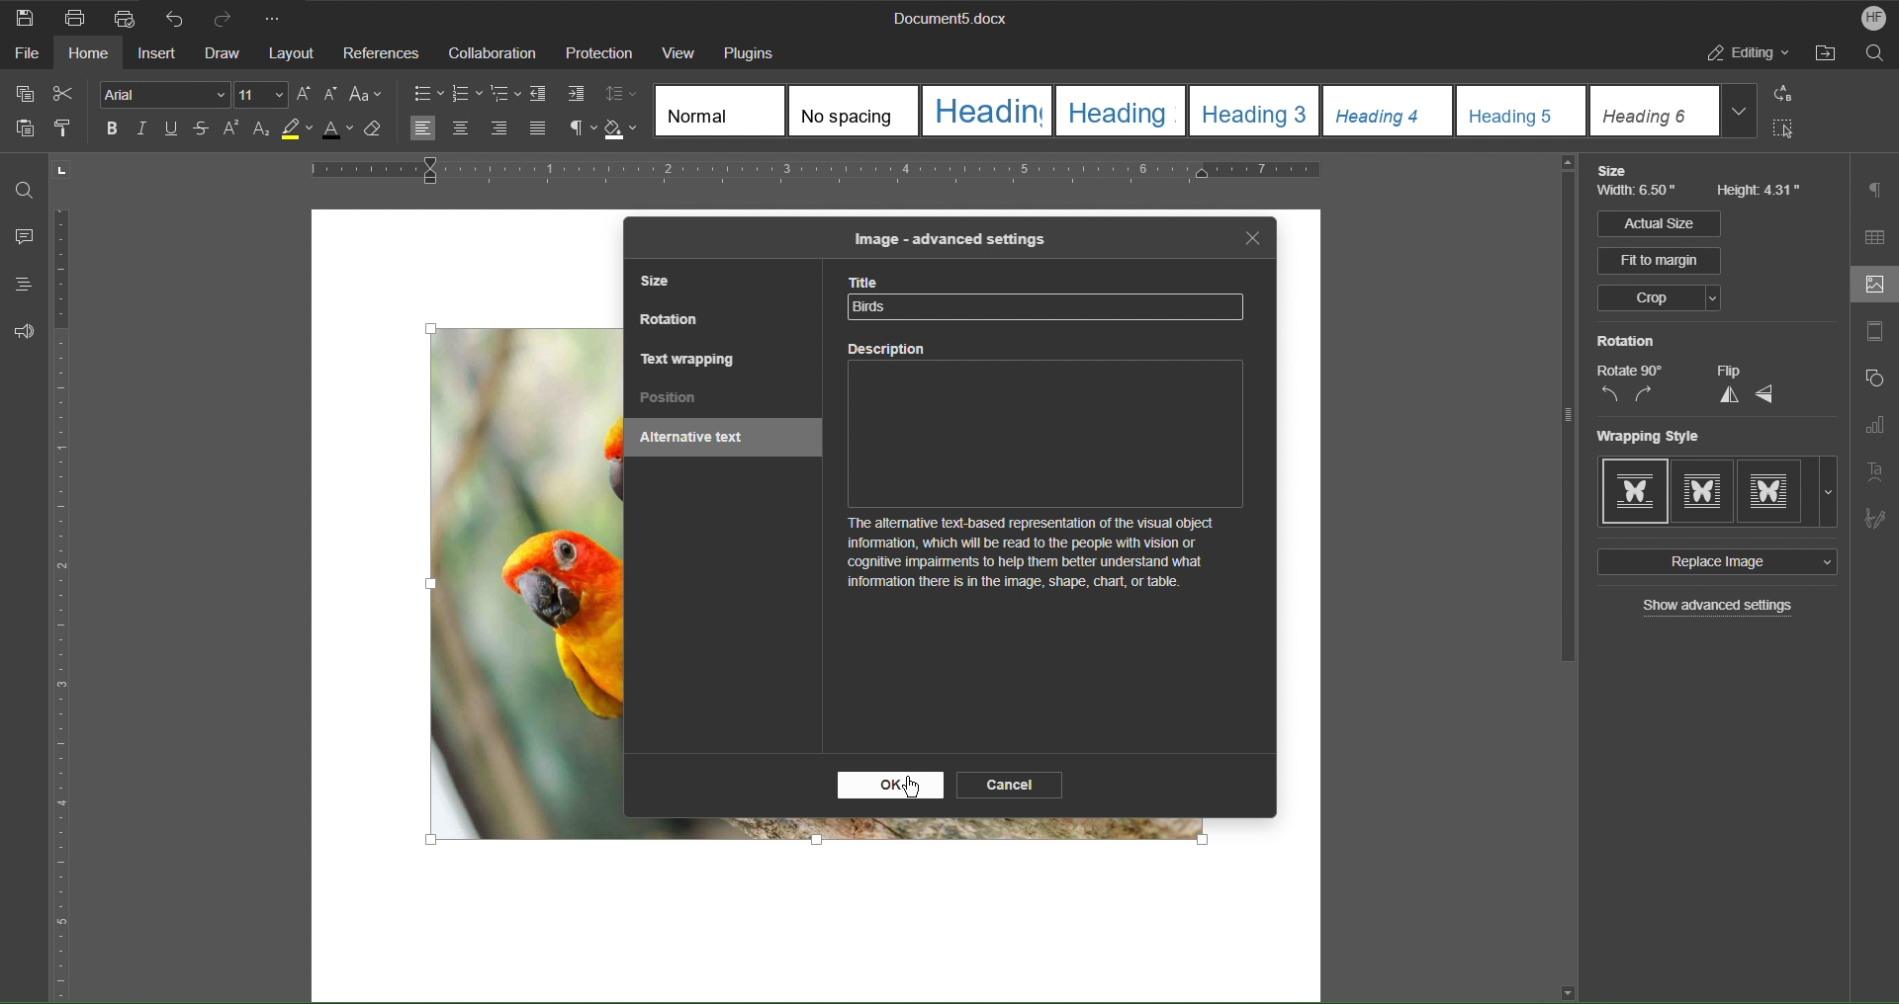  I want to click on Width, so click(1640, 194).